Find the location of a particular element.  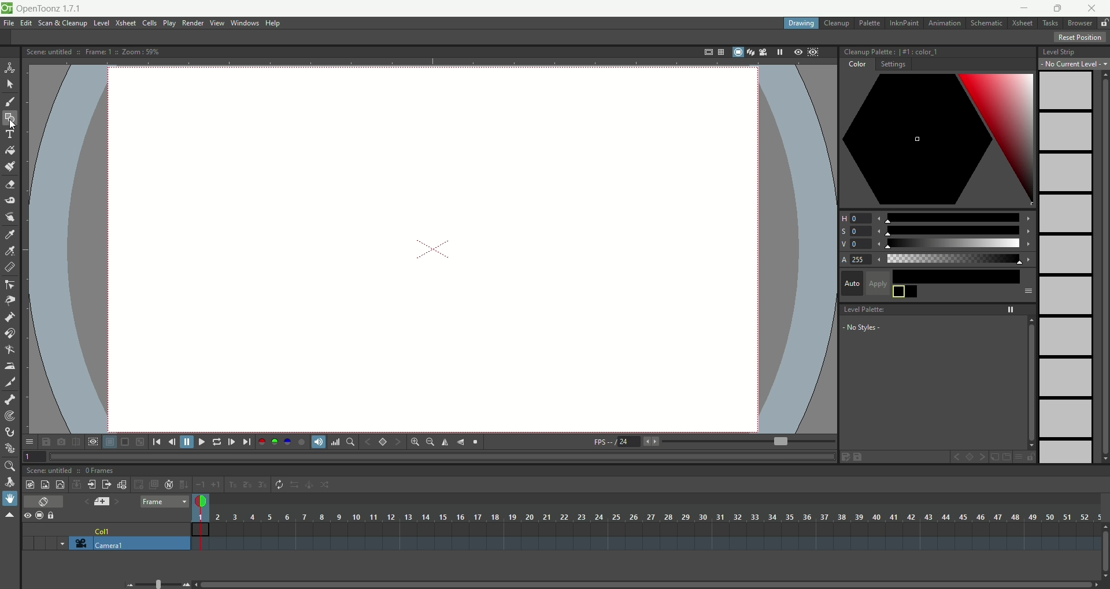

 is located at coordinates (310, 486).